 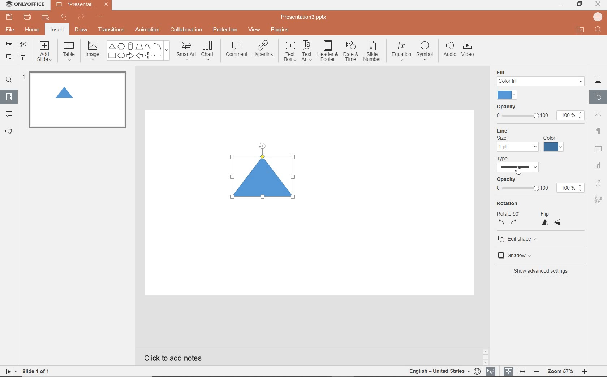 I want to click on TABLE, so click(x=69, y=51).